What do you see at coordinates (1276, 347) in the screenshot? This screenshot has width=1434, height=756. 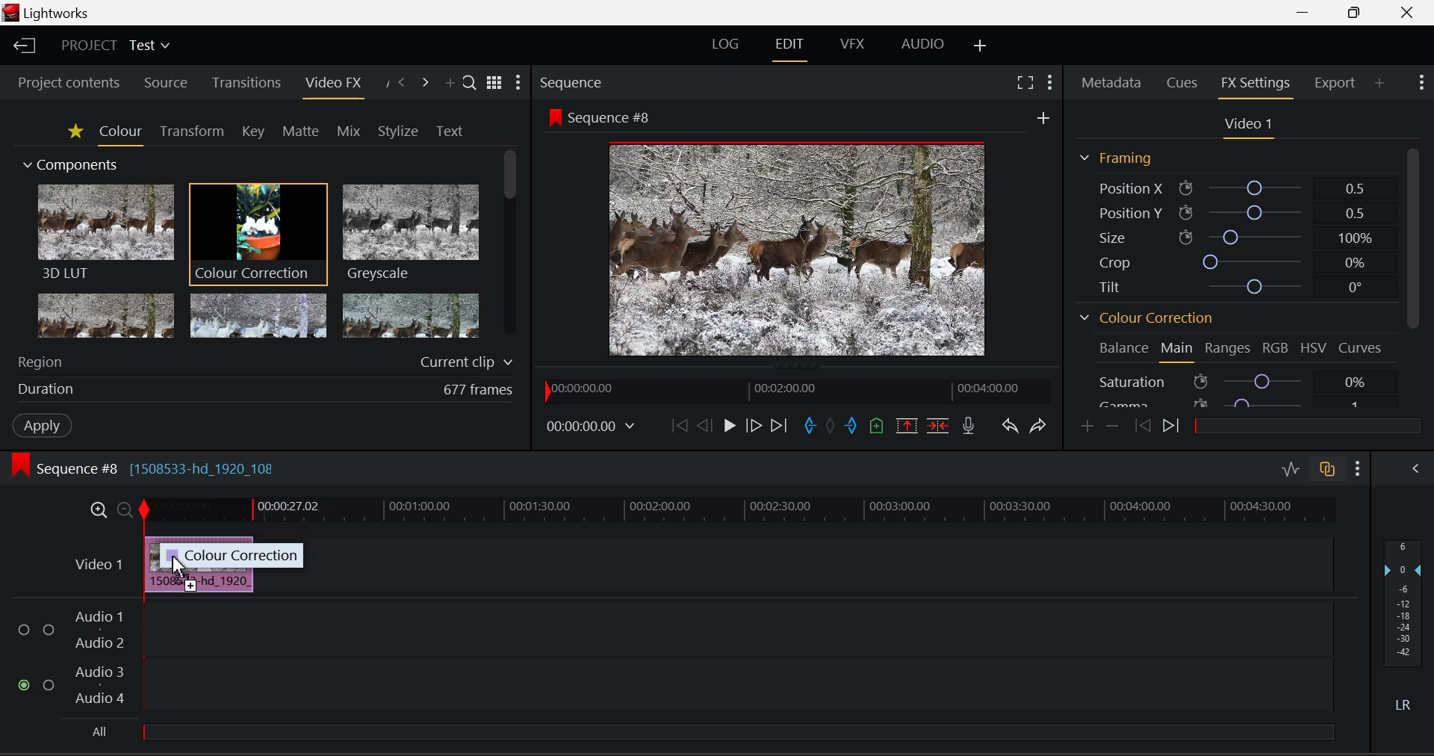 I see `RGB` at bounding box center [1276, 347].